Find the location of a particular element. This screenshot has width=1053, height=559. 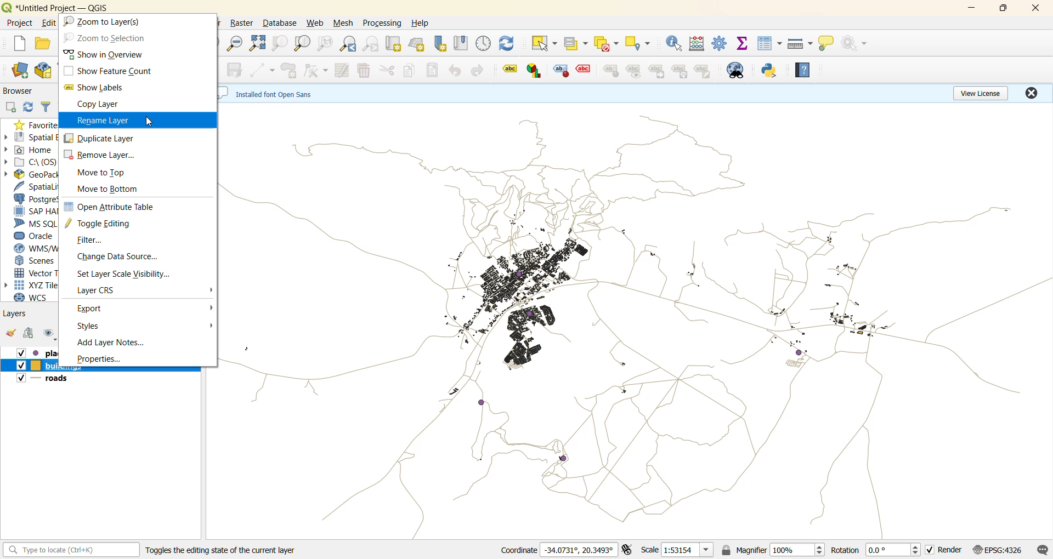

copy layer is located at coordinates (104, 105).